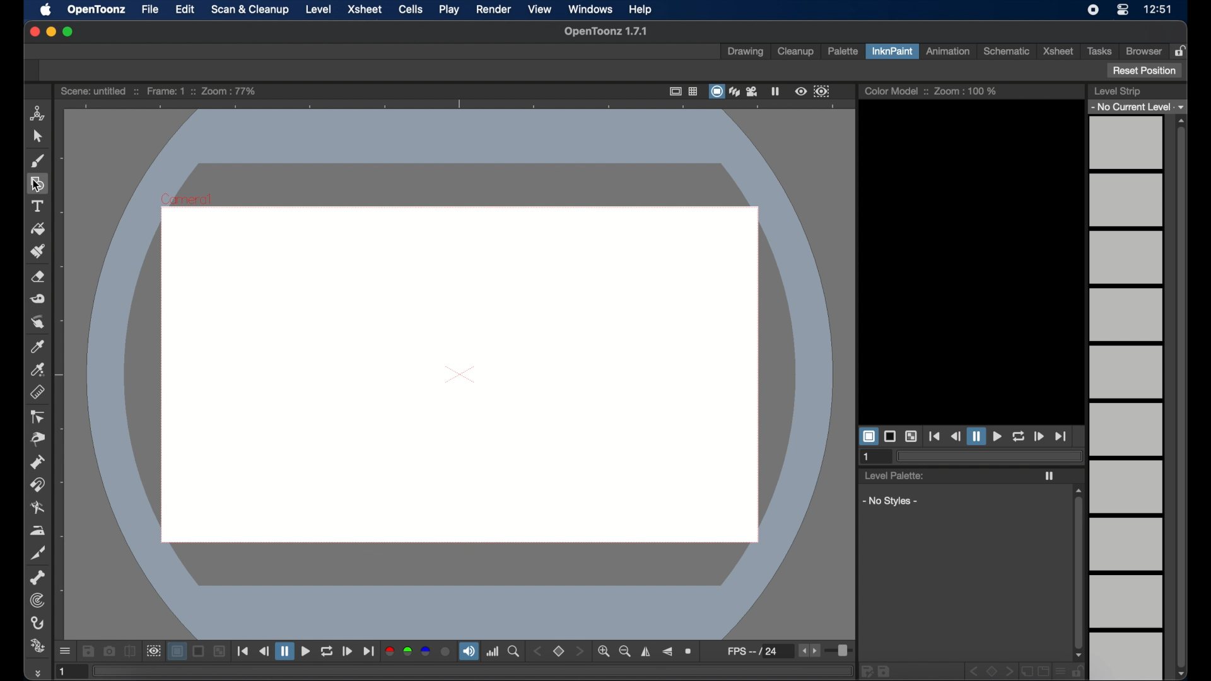  Describe the element at coordinates (199, 651) in the screenshot. I see `black background` at that location.